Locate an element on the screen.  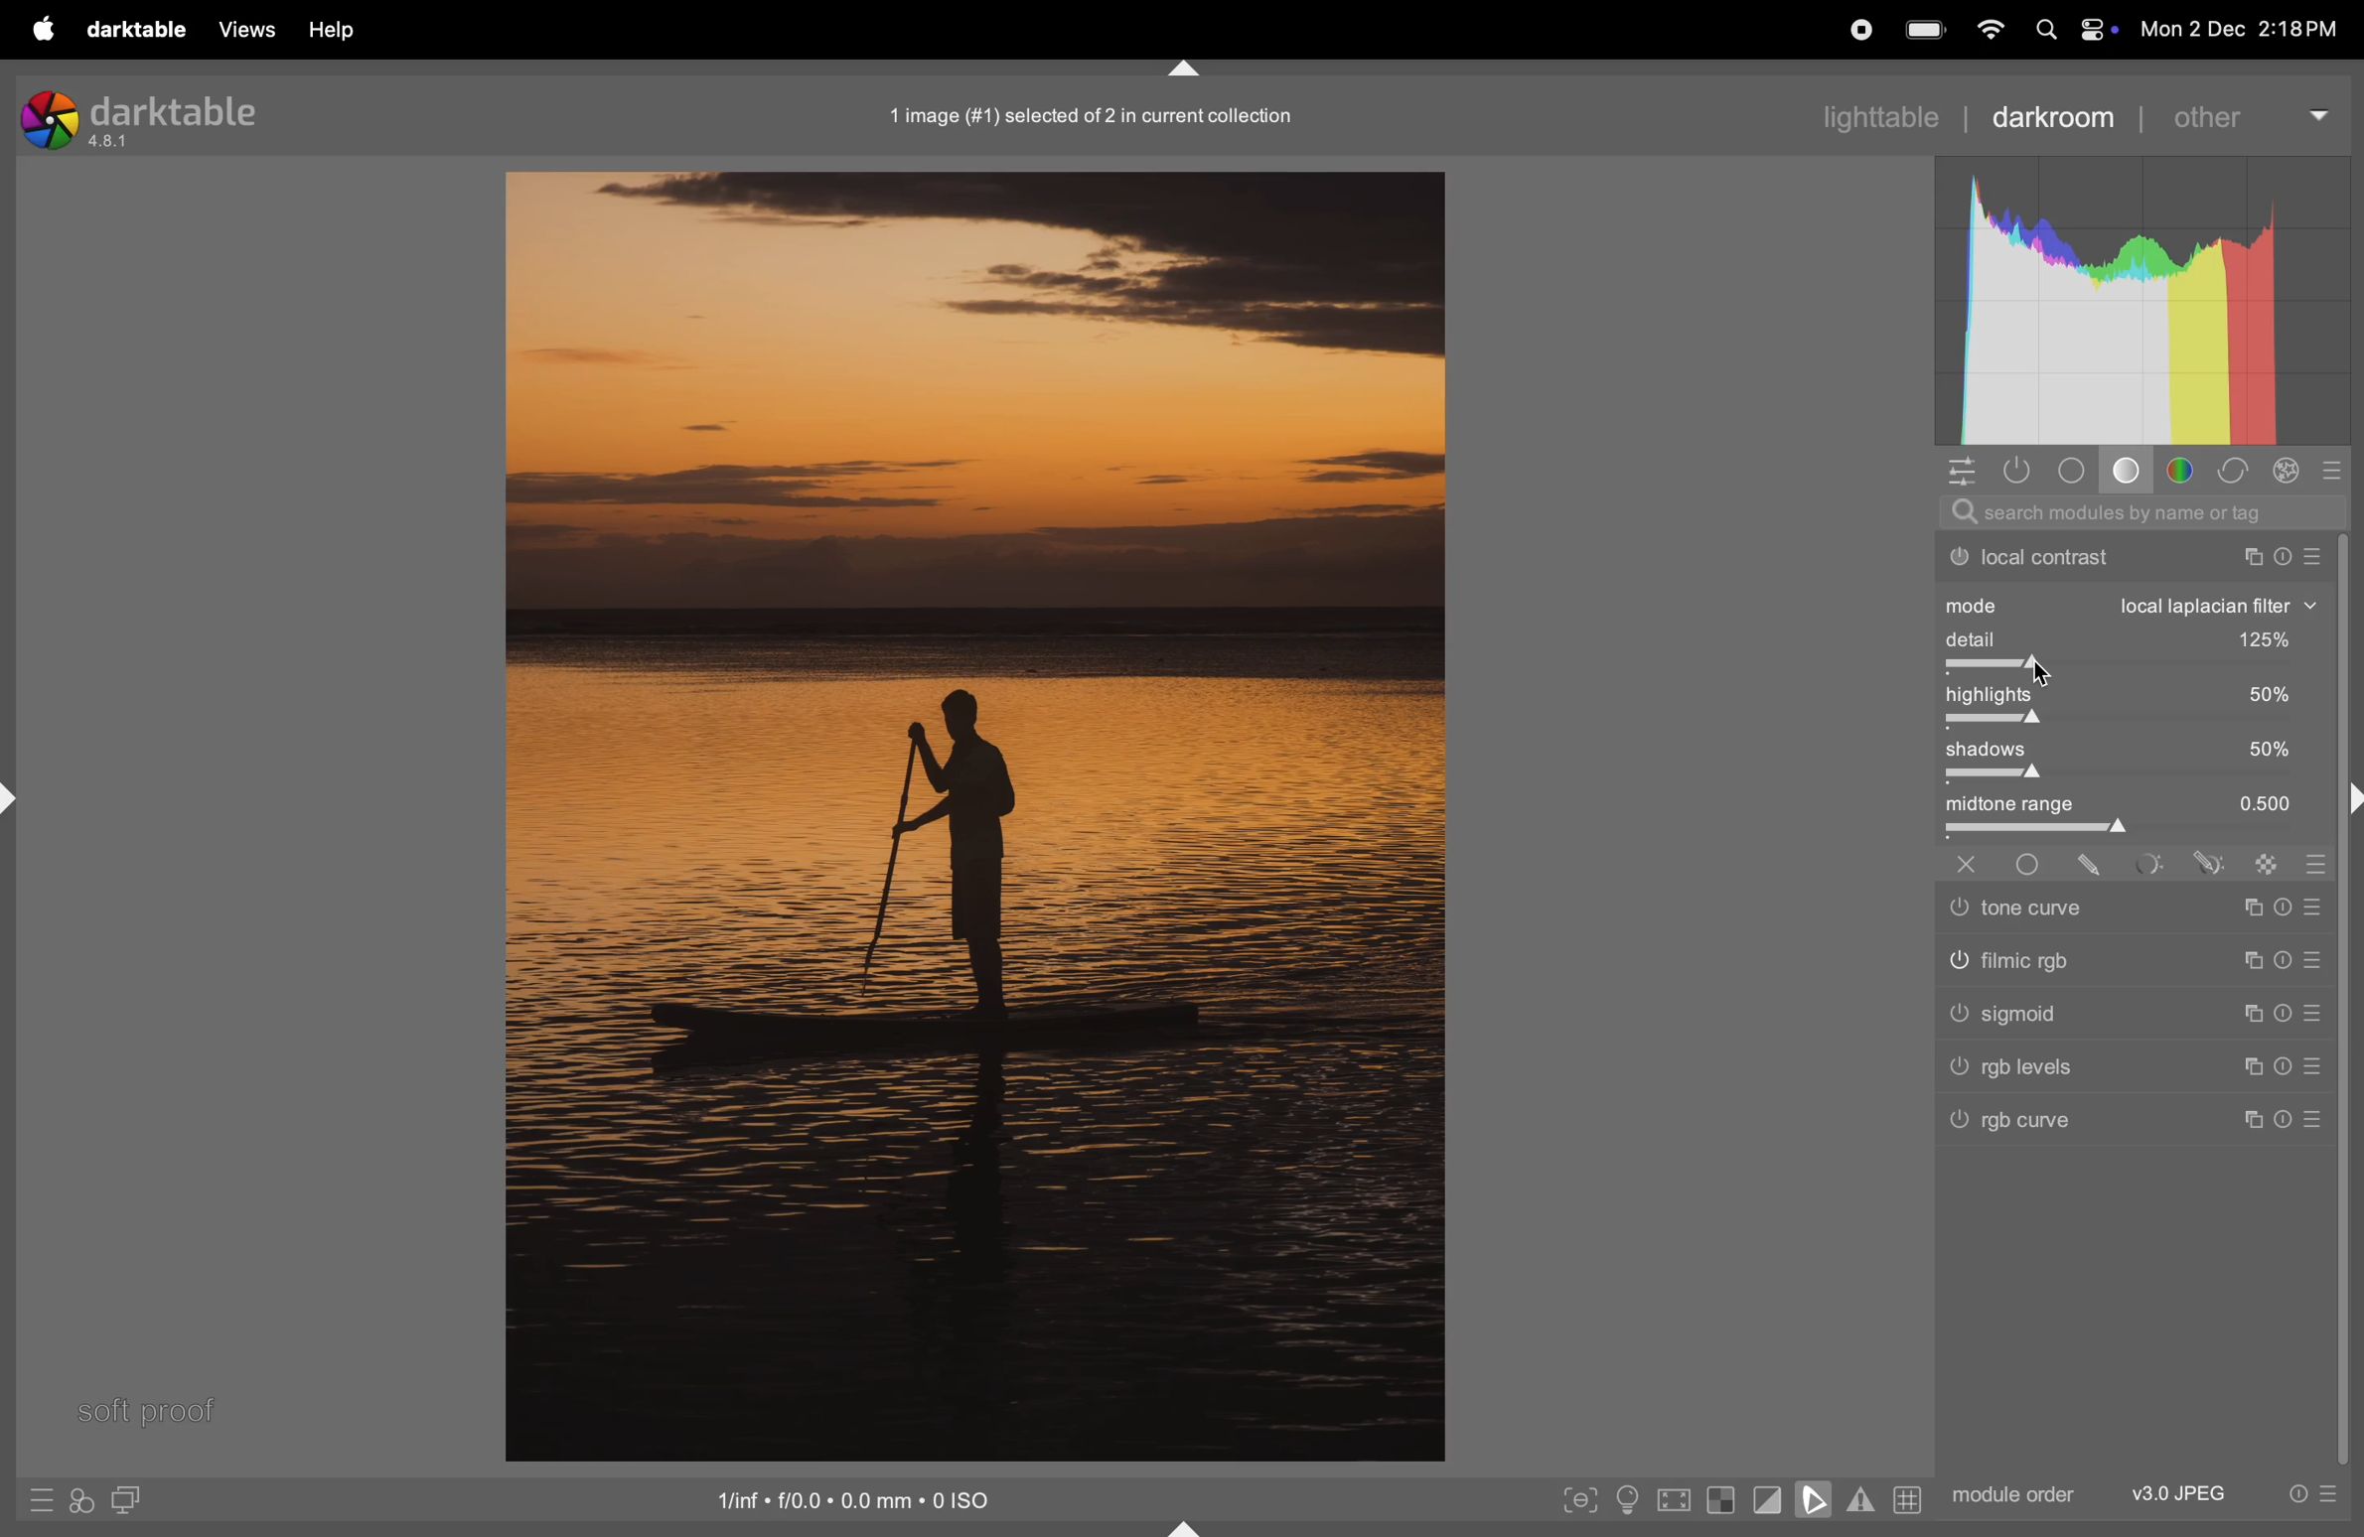
sign  is located at coordinates (2316, 1011).